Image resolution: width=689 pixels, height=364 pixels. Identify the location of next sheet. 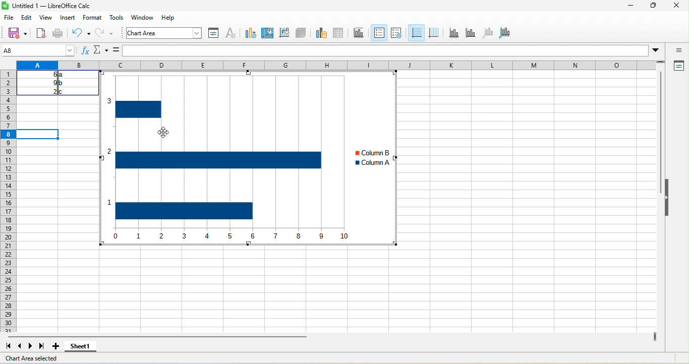
(30, 347).